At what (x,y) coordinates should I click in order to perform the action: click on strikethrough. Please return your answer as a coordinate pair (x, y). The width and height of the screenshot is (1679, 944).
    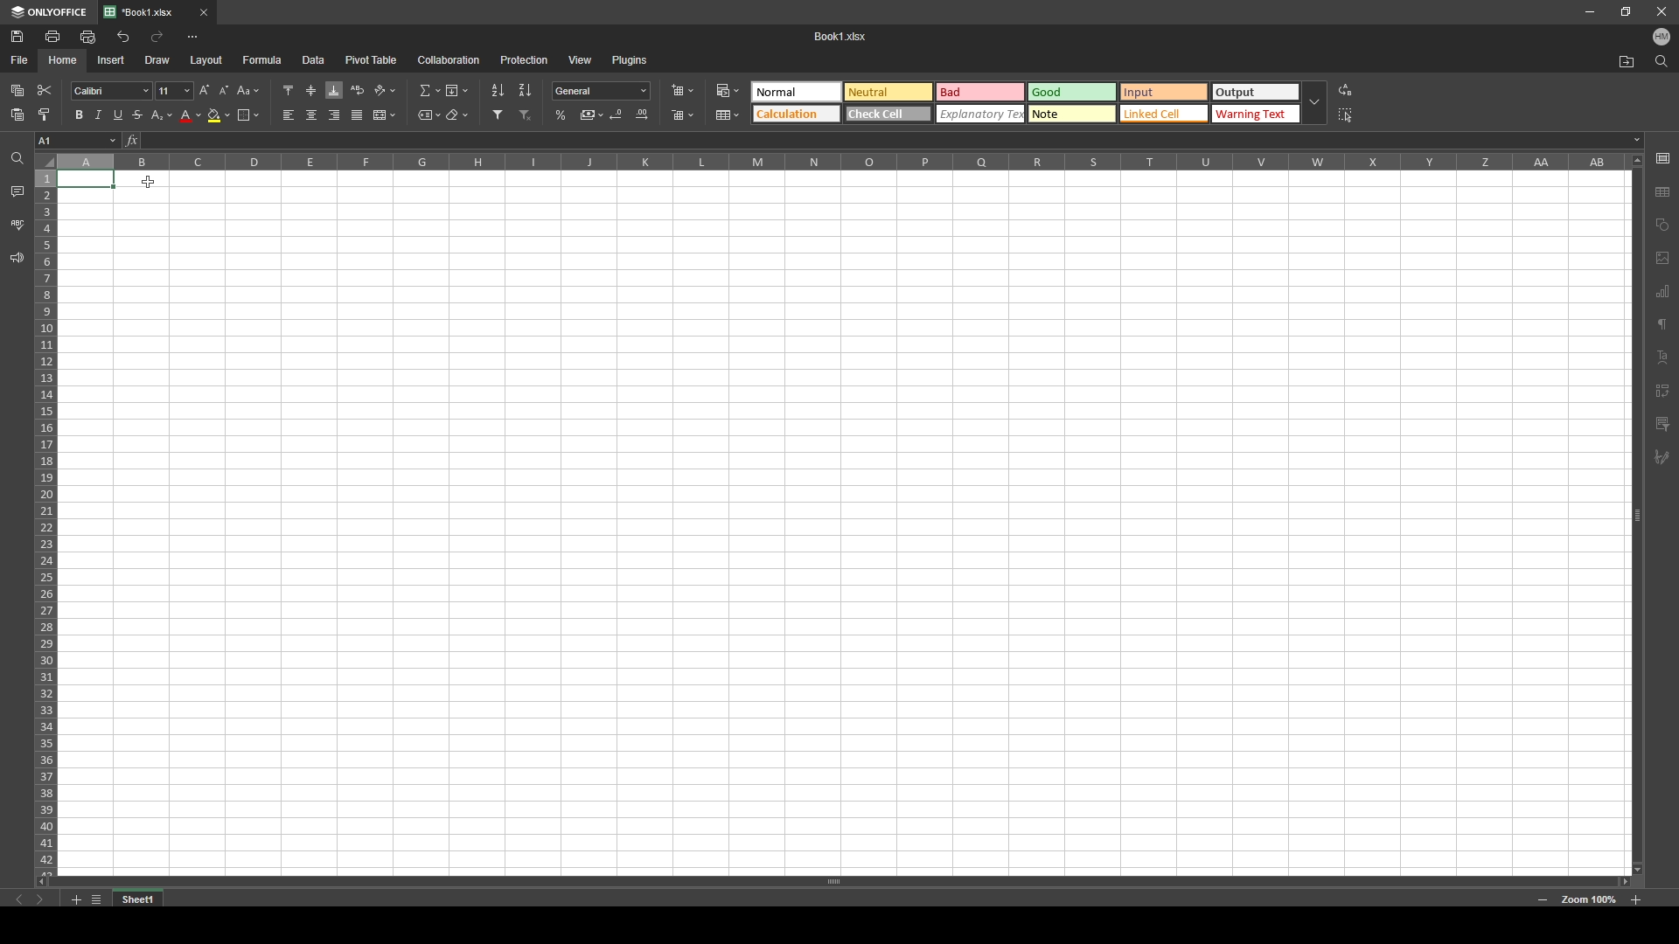
    Looking at the image, I should click on (138, 115).